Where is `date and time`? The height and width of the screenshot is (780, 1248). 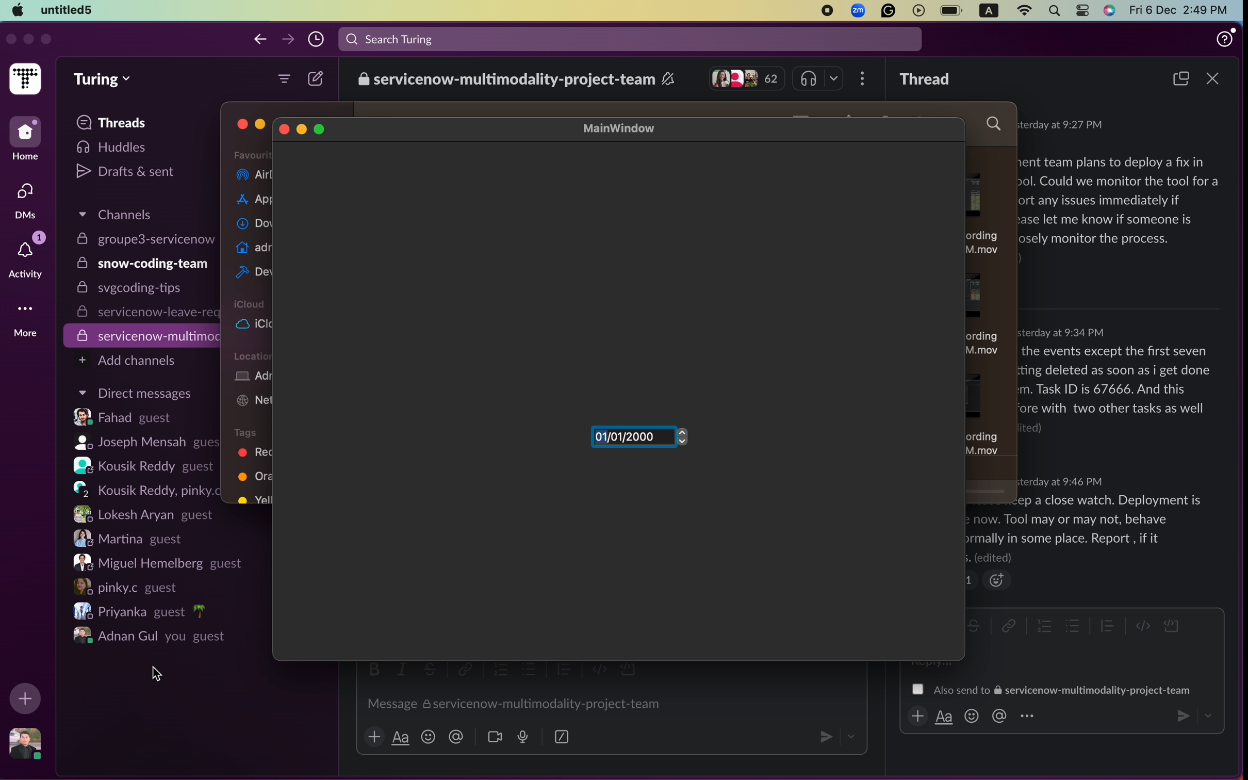 date and time is located at coordinates (1061, 124).